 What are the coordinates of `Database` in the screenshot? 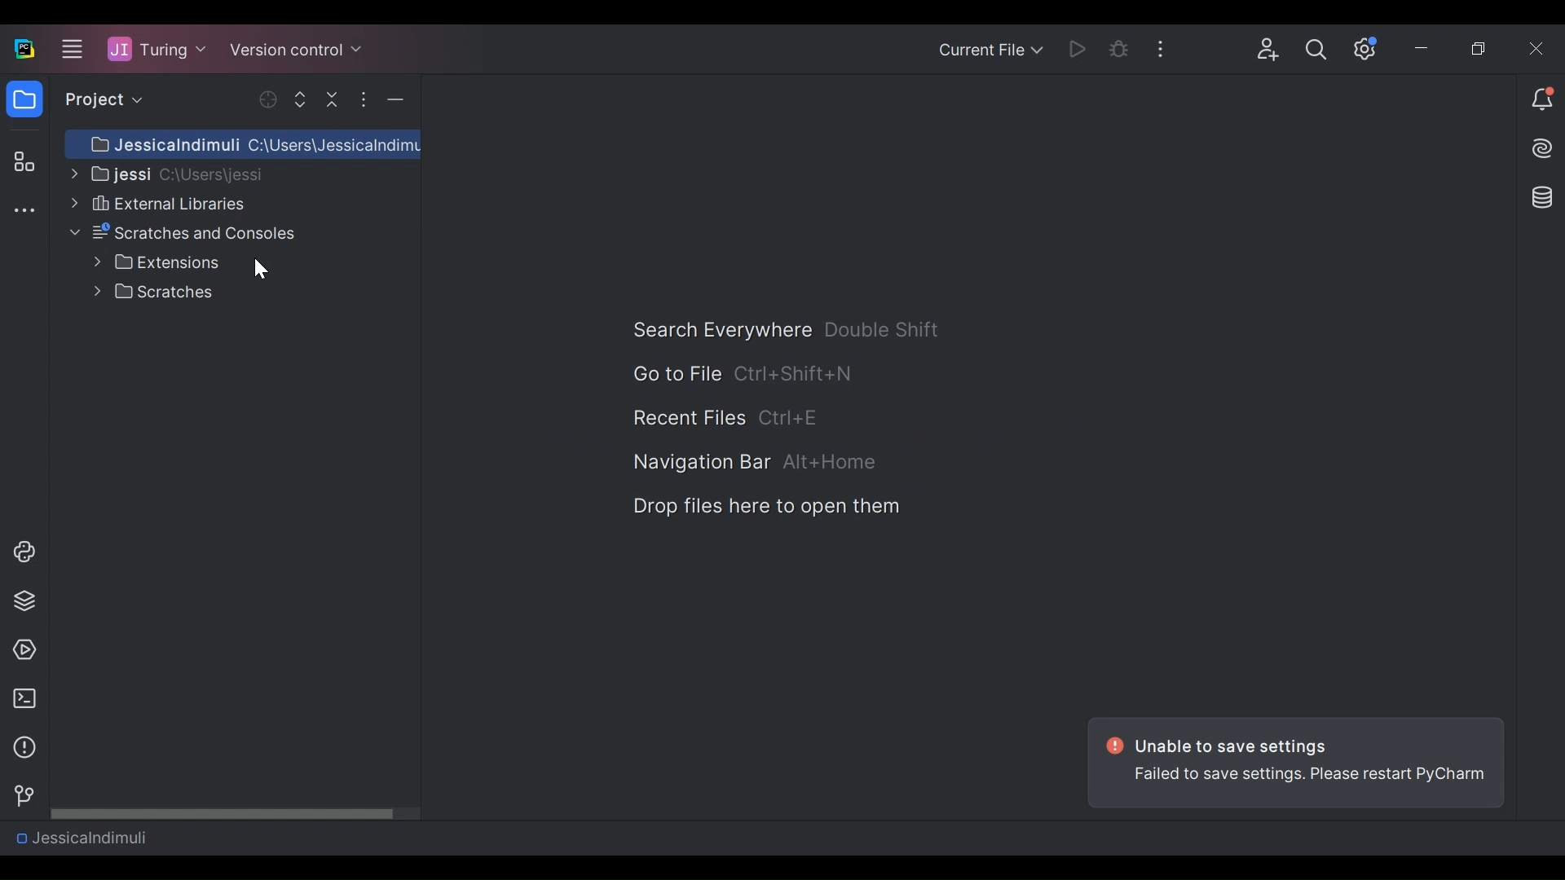 It's located at (1539, 196).